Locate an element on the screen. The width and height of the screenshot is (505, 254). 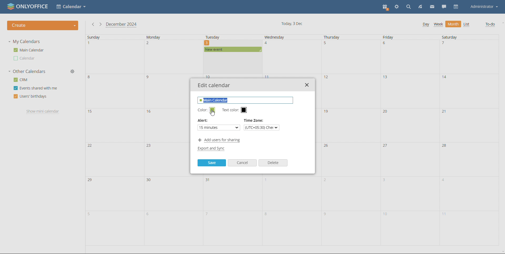
Alert is located at coordinates (203, 121).